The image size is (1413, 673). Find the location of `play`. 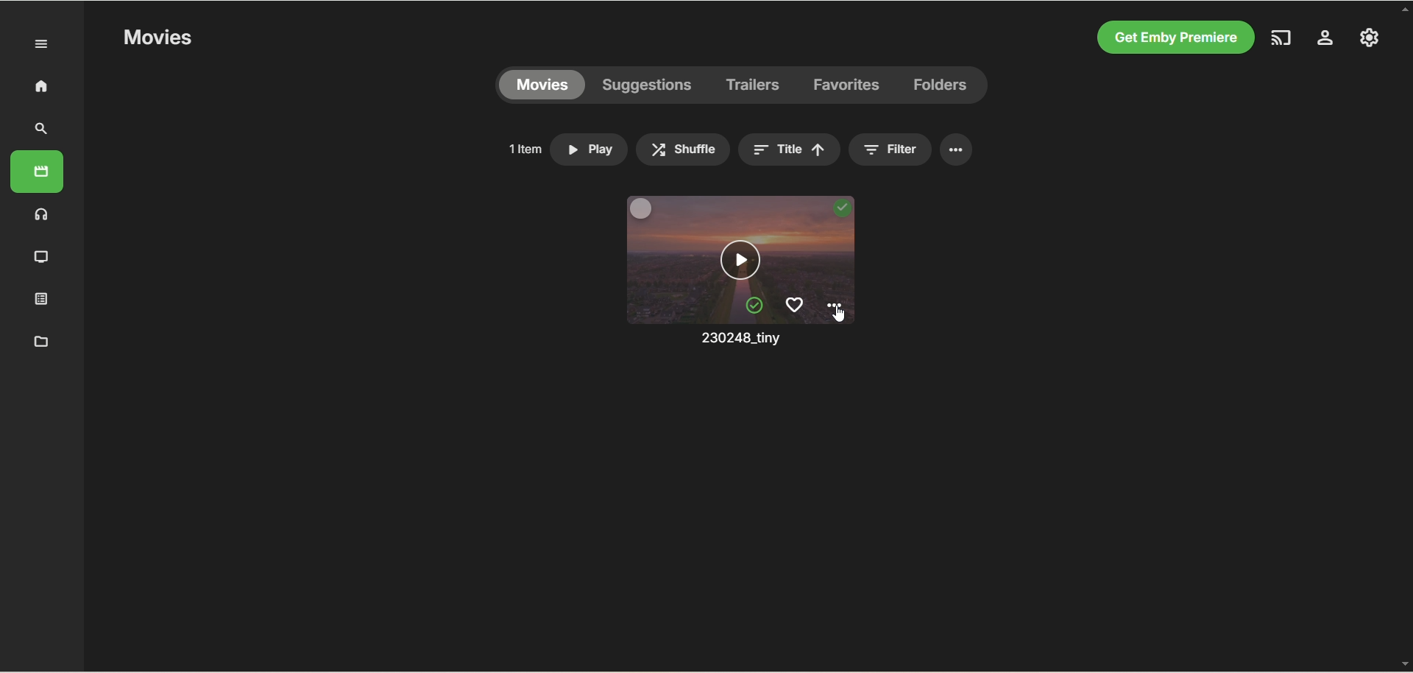

play is located at coordinates (740, 260).